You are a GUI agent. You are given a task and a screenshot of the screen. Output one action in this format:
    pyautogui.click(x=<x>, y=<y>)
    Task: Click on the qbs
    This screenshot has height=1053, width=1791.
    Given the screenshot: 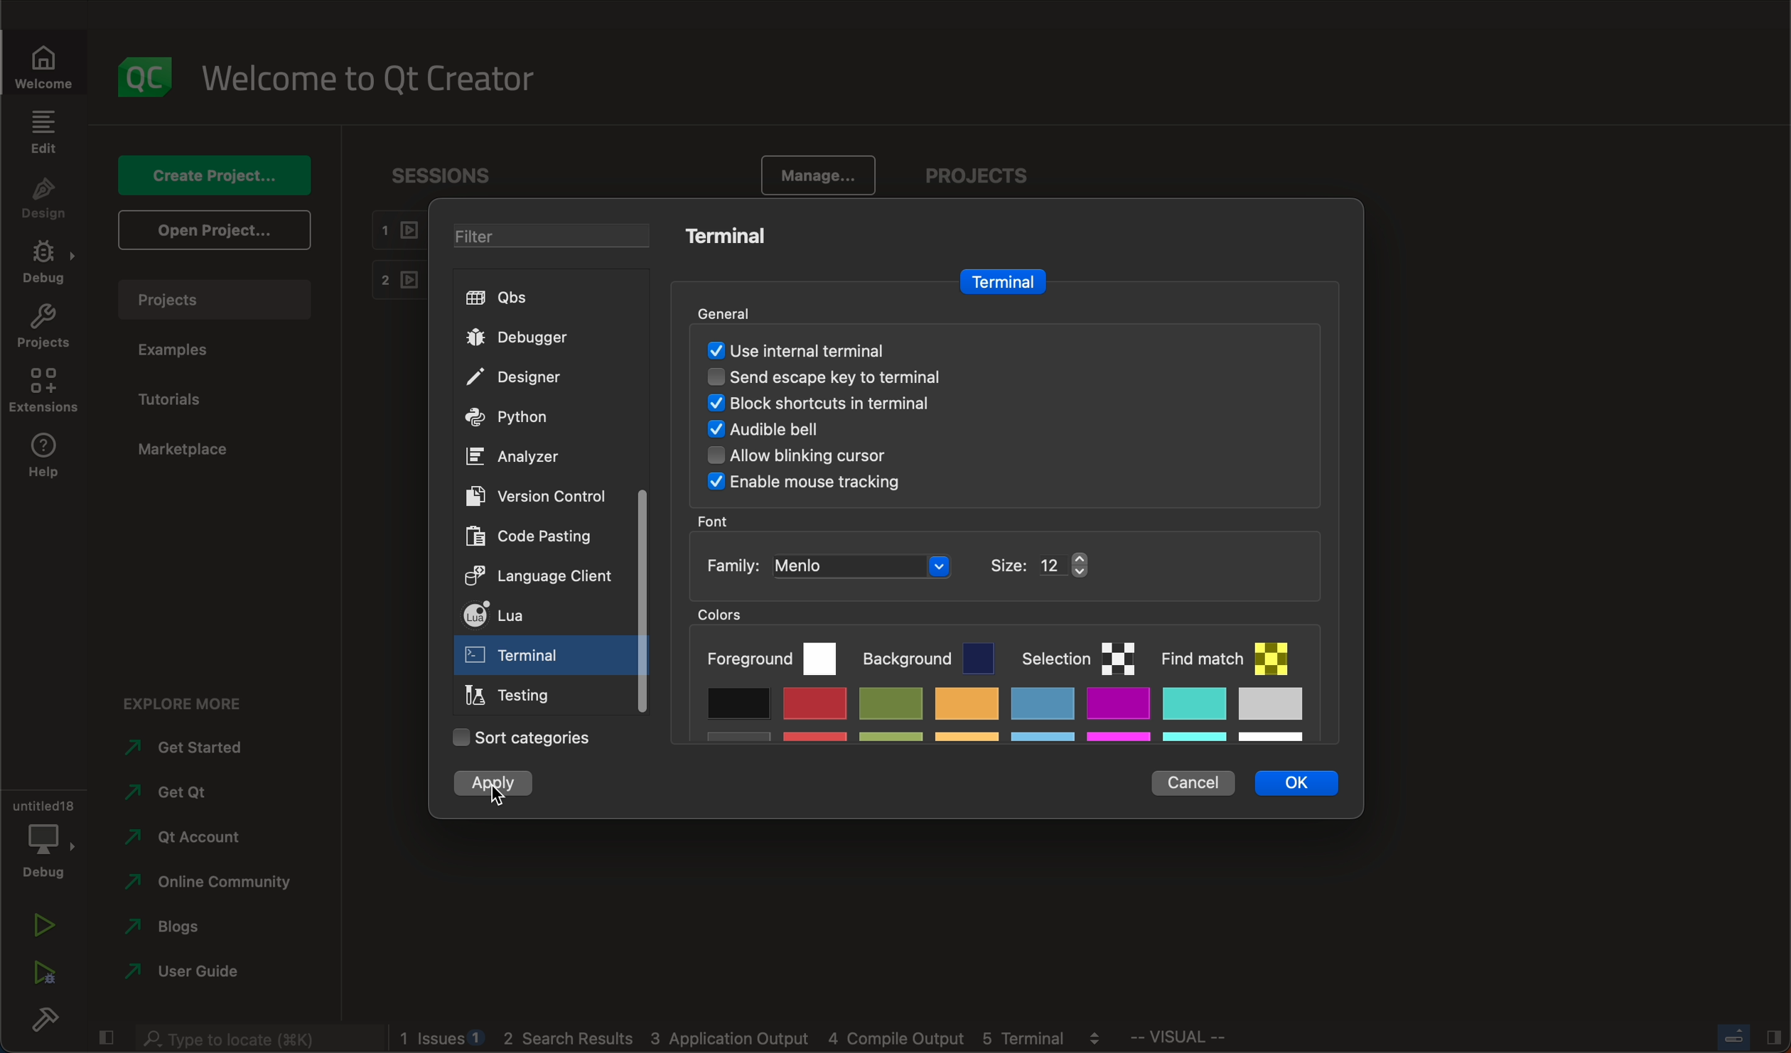 What is the action you would take?
    pyautogui.click(x=507, y=297)
    